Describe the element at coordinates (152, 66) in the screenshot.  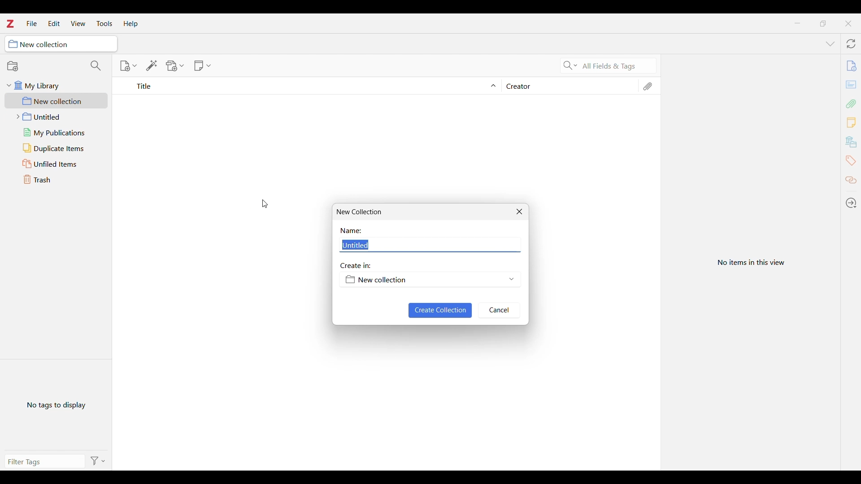
I see `Add item/s by identifier` at that location.